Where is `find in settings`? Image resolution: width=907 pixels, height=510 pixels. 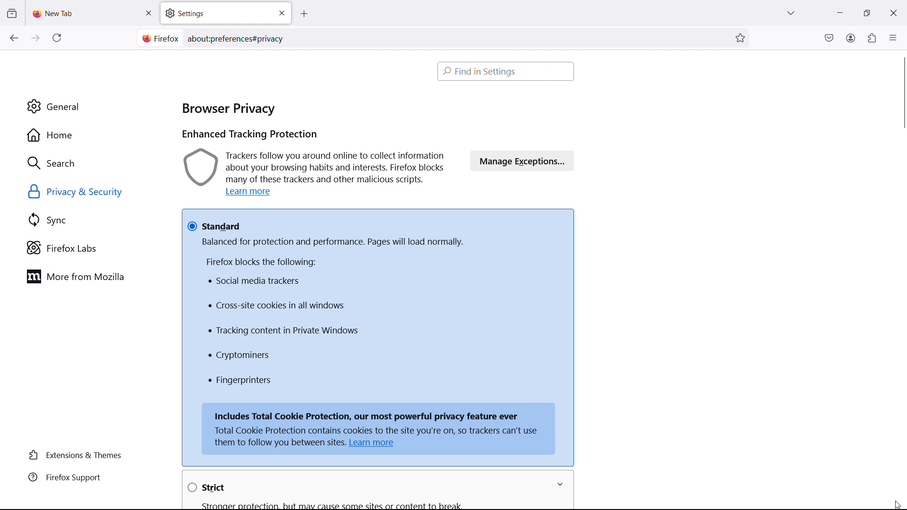
find in settings is located at coordinates (506, 71).